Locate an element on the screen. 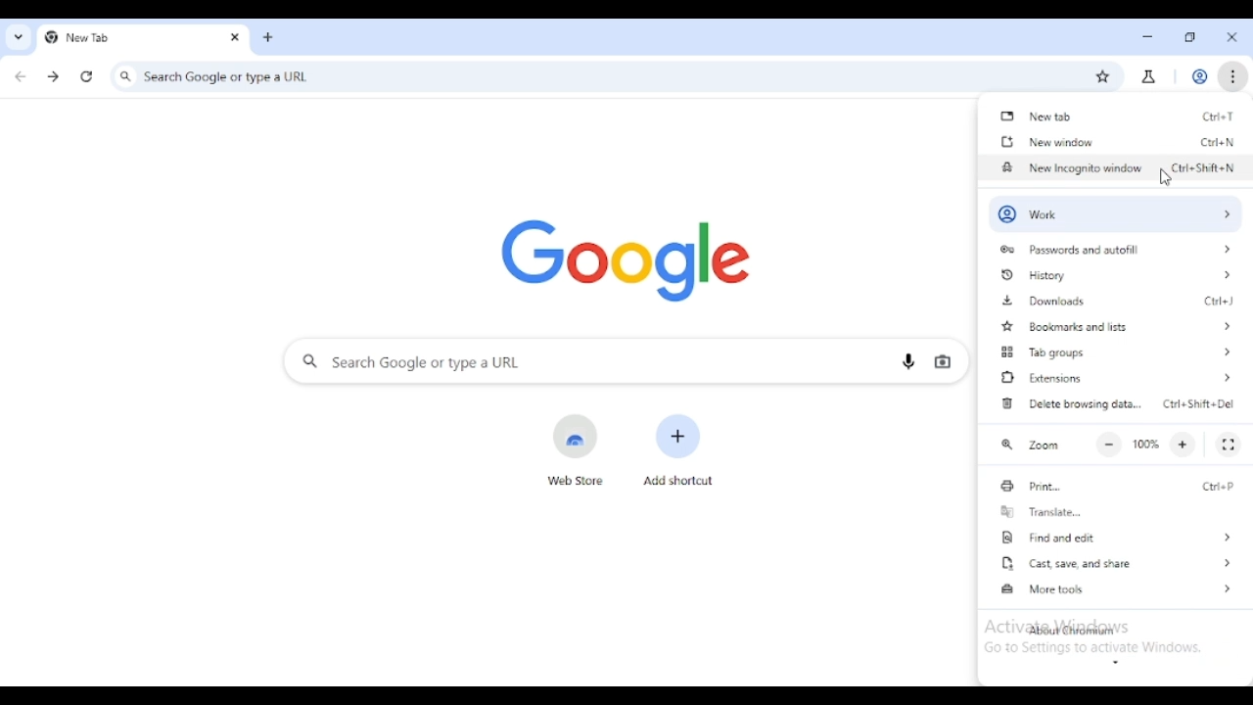 The height and width of the screenshot is (705, 1253). search labs is located at coordinates (1148, 78).